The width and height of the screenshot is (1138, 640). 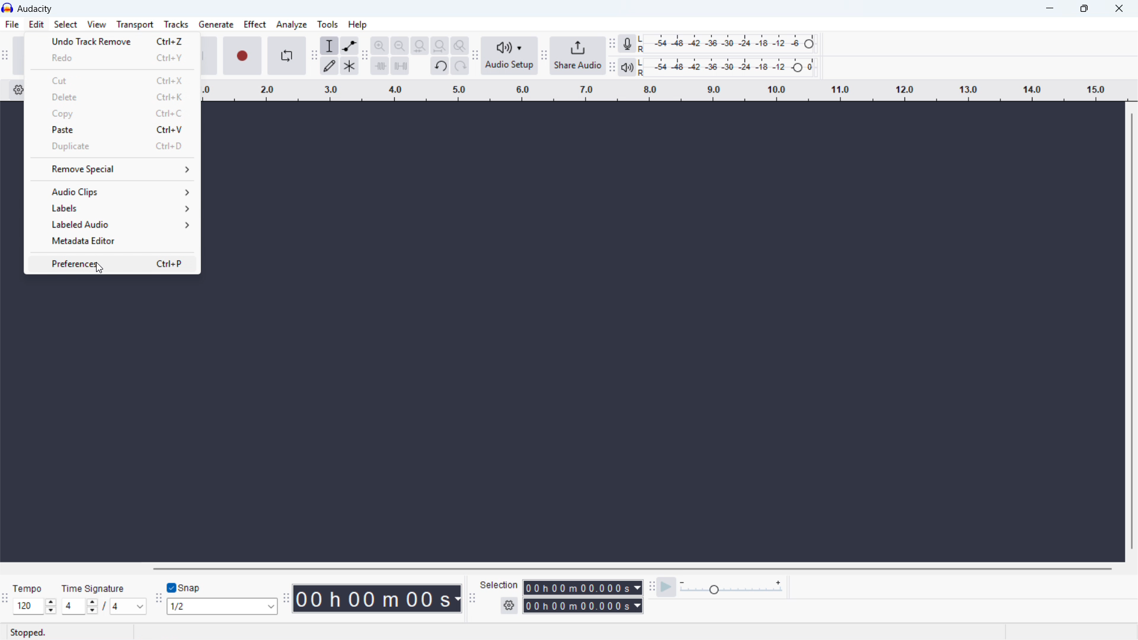 What do you see at coordinates (628, 68) in the screenshot?
I see `playback meter ` at bounding box center [628, 68].